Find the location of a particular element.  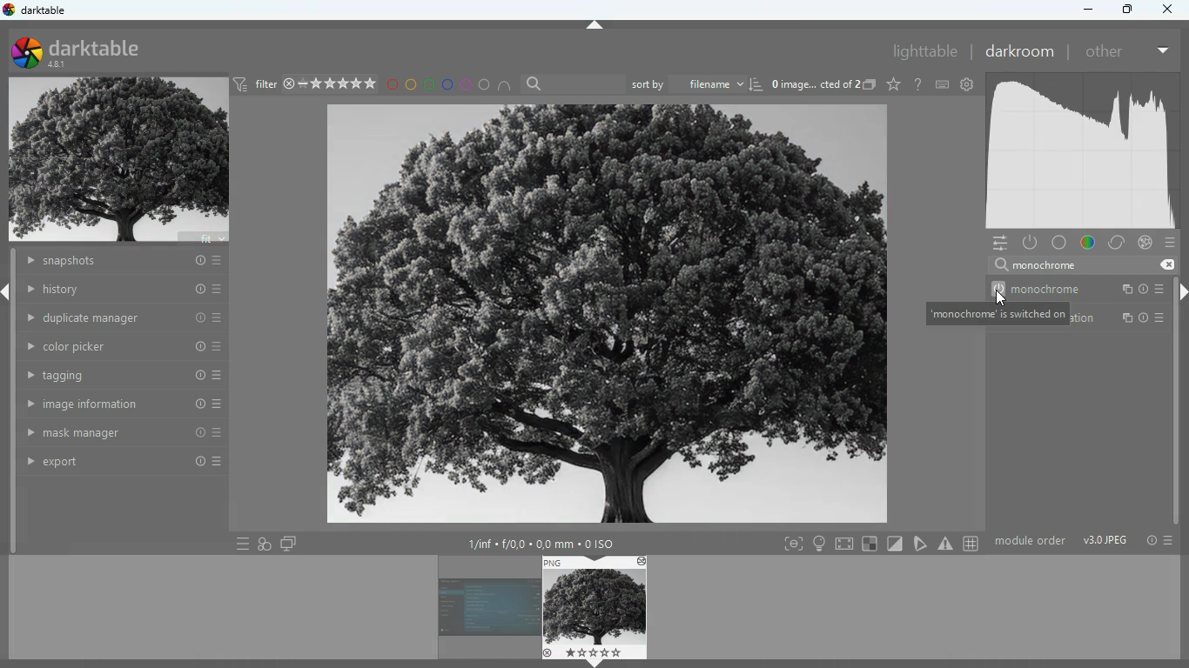

color picker is located at coordinates (124, 347).